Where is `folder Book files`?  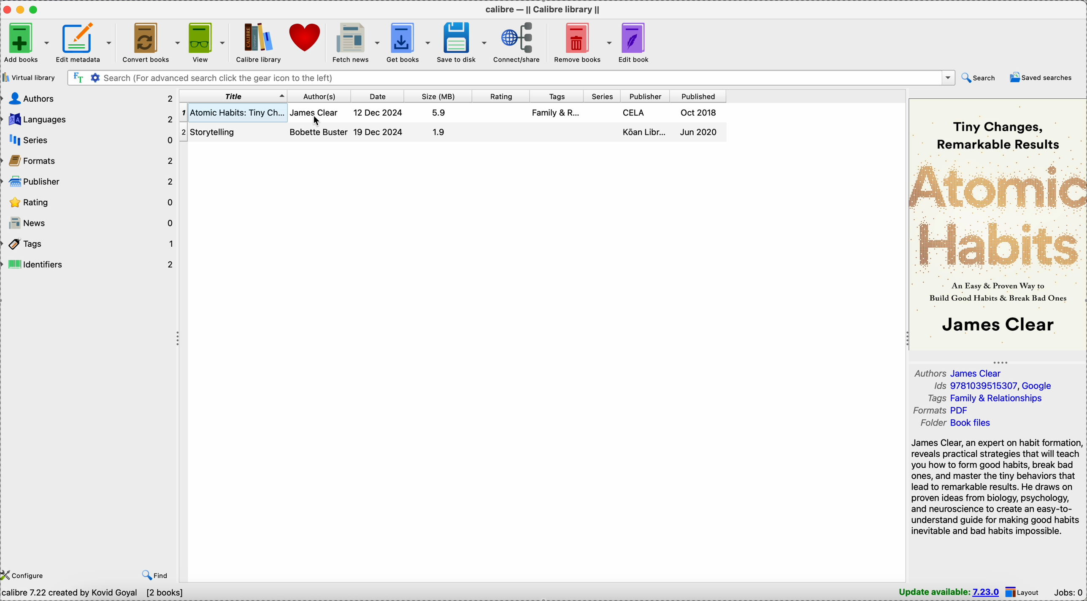
folder Book files is located at coordinates (957, 423).